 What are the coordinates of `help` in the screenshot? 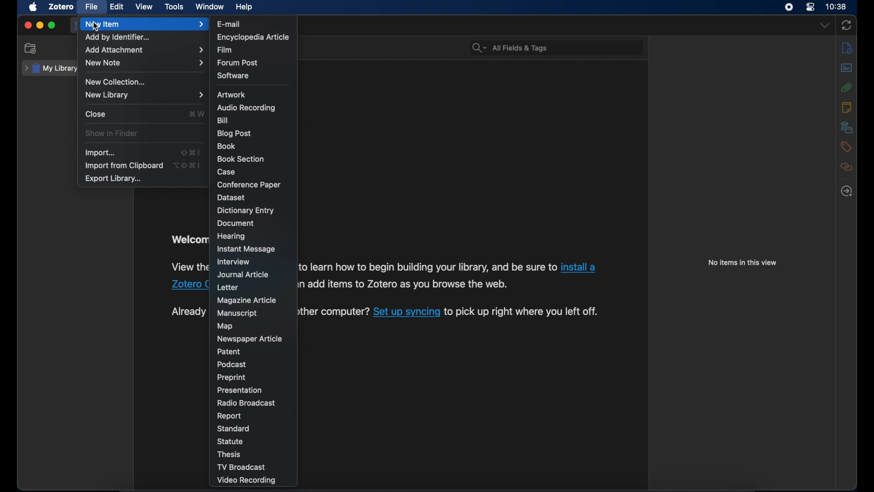 It's located at (245, 7).